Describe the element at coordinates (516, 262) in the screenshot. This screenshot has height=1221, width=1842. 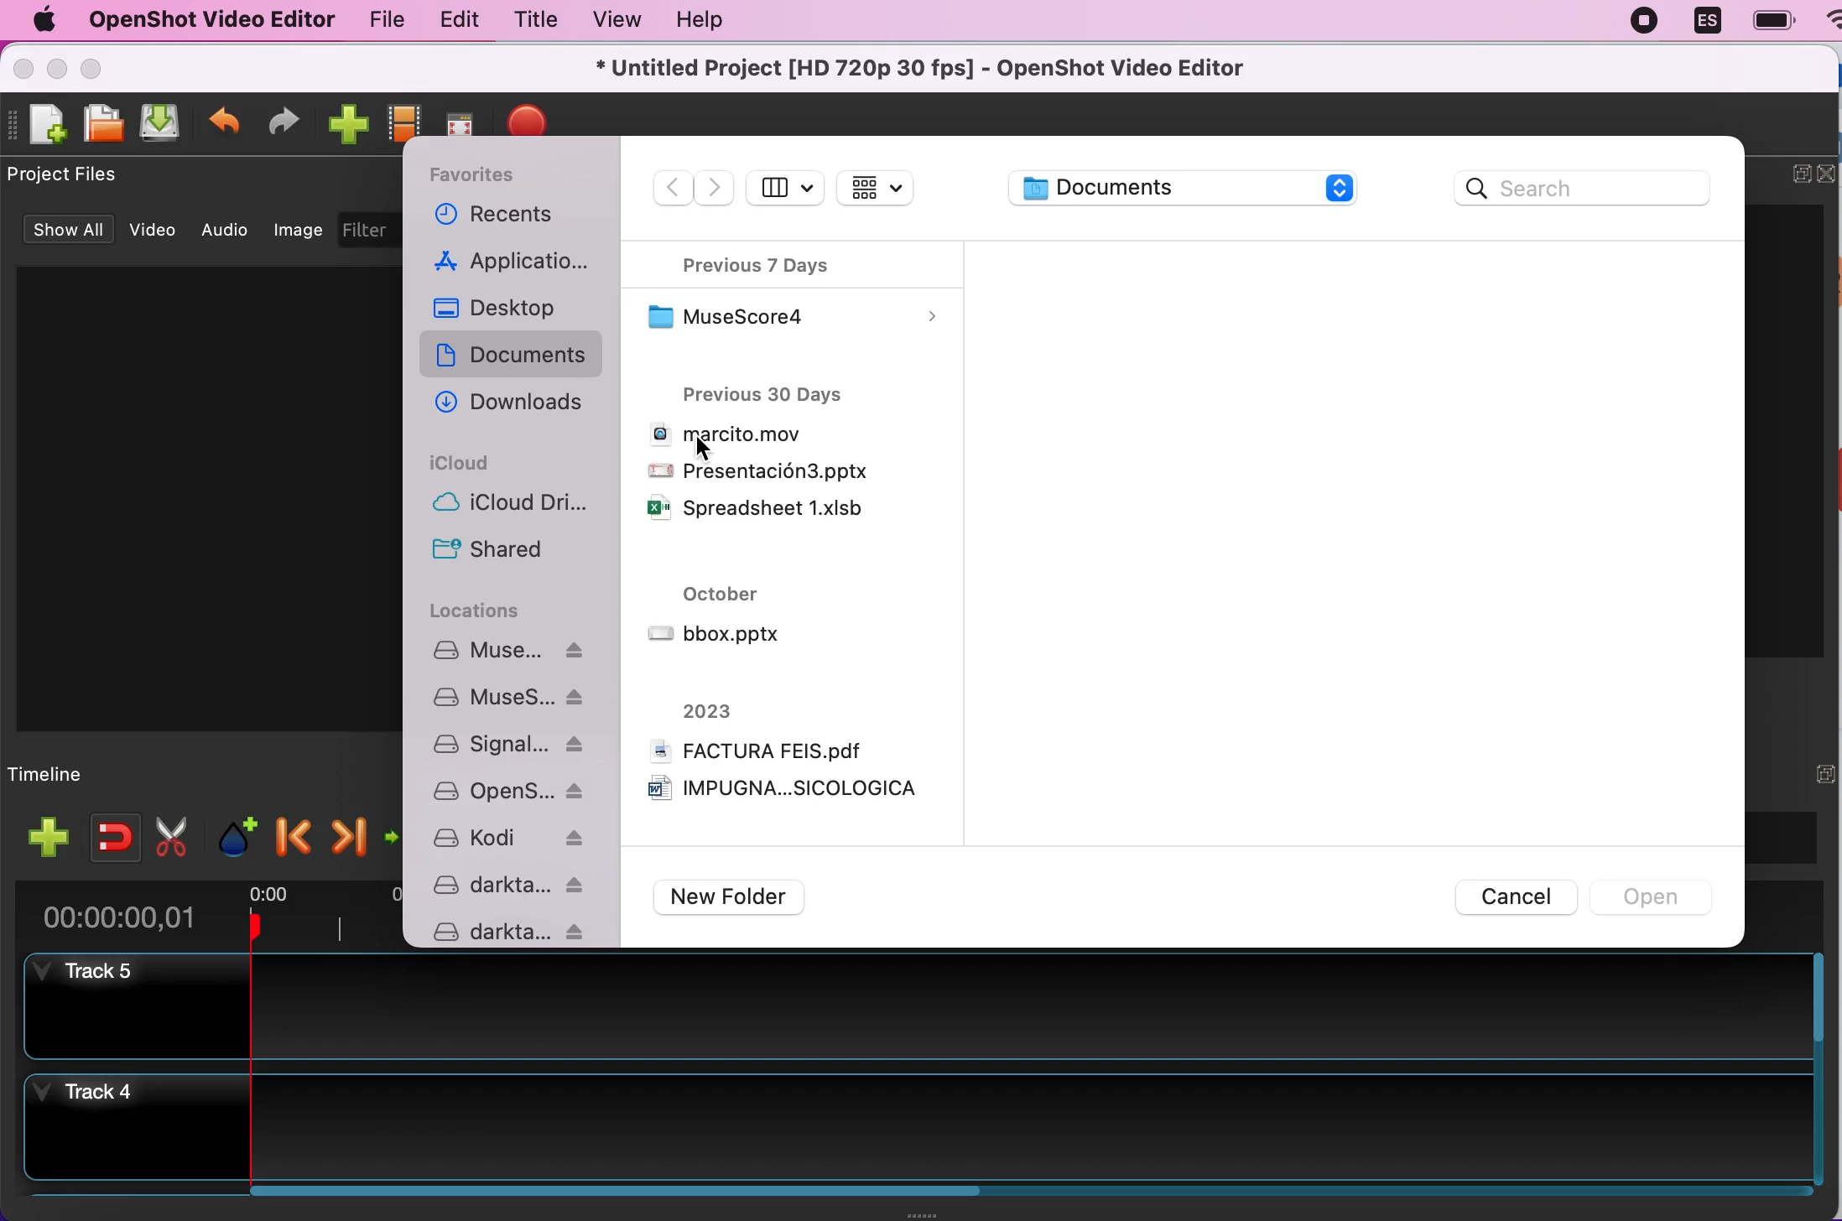
I see `applications` at that location.